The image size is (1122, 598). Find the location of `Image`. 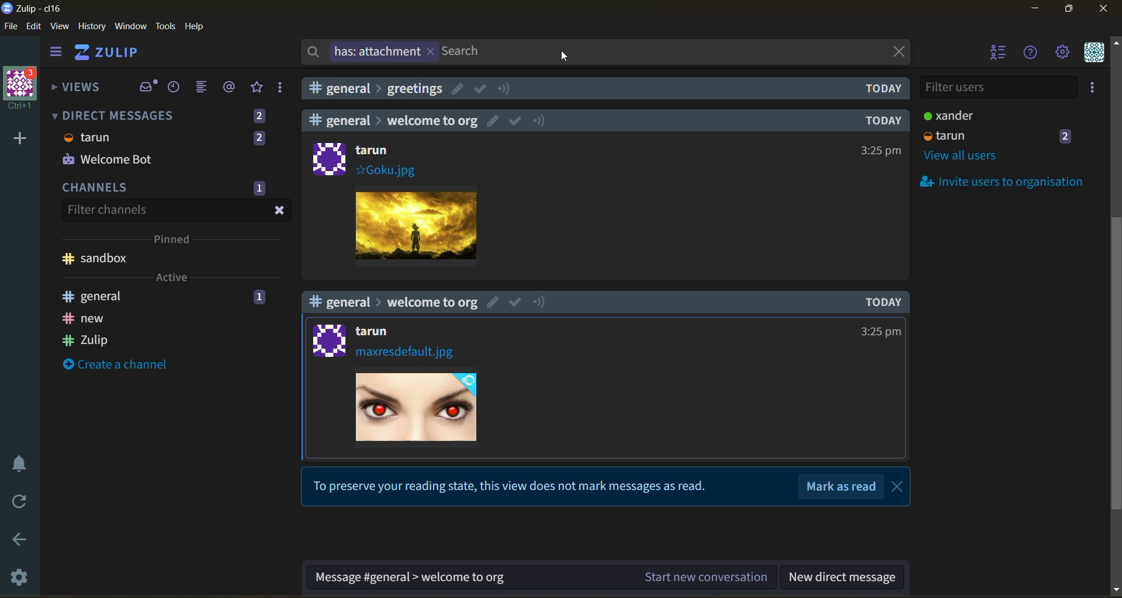

Image is located at coordinates (420, 407).